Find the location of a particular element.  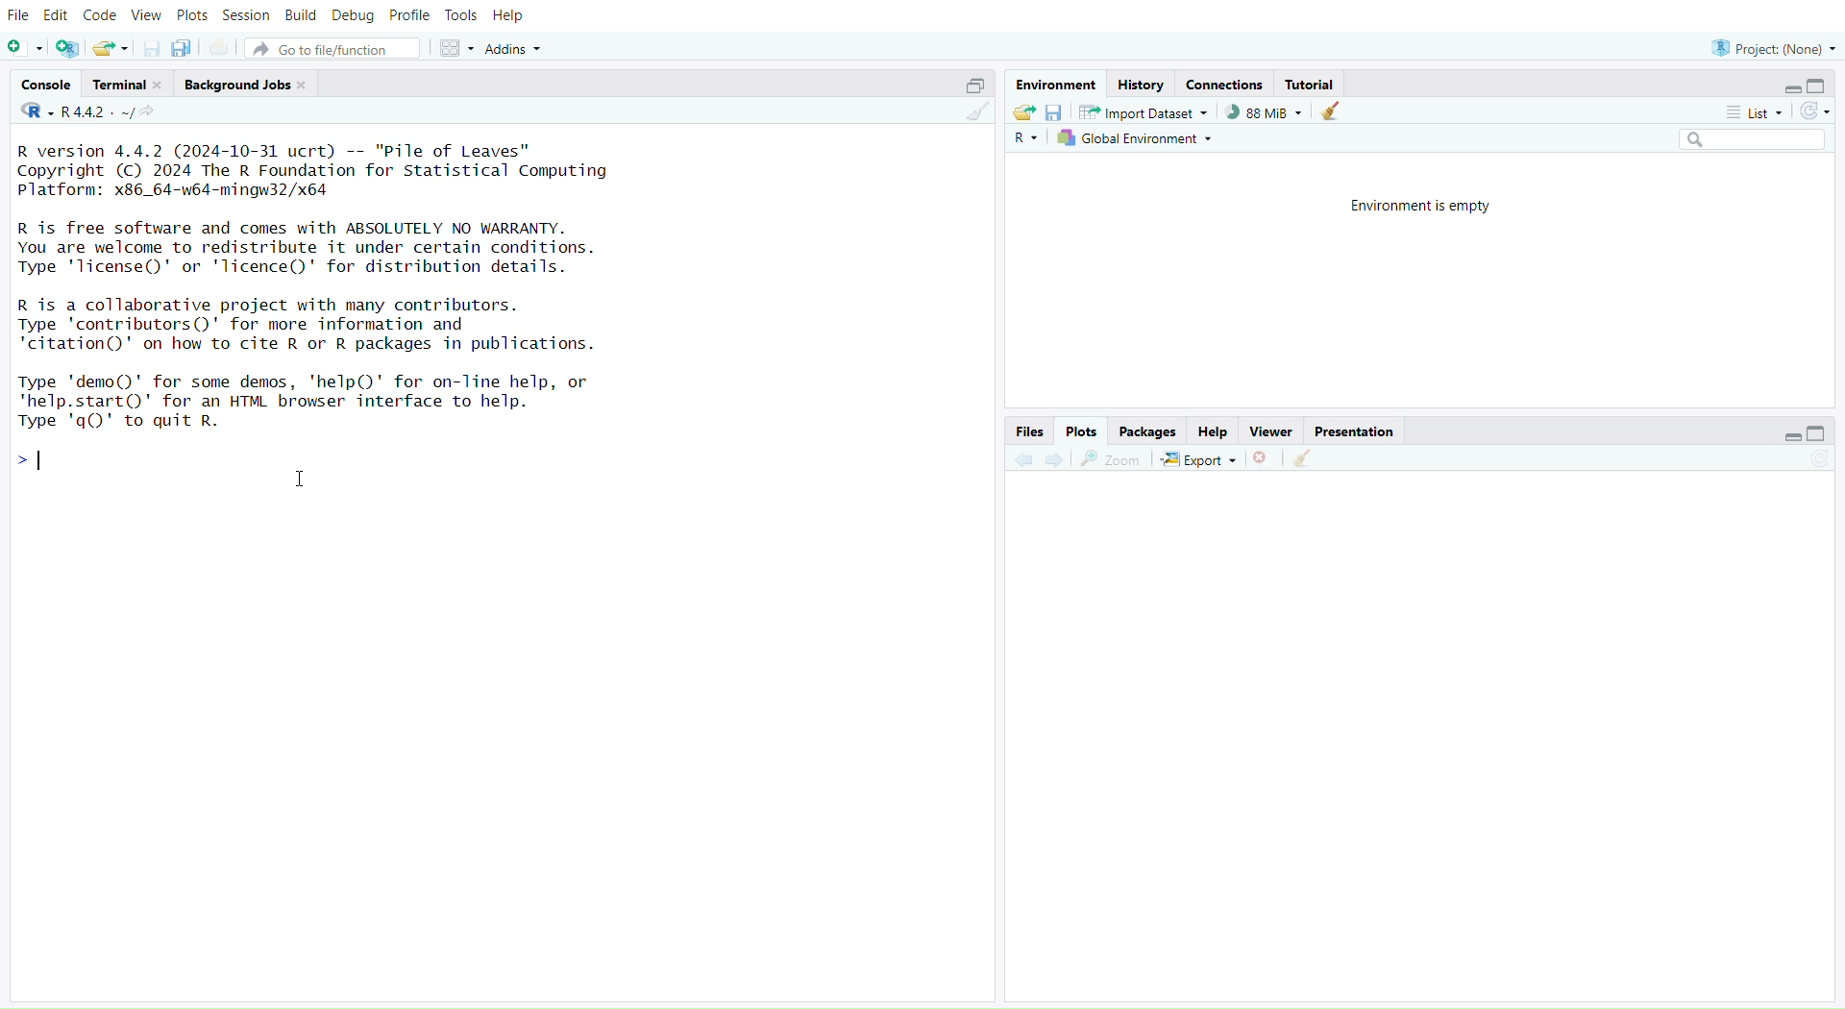

debug is located at coordinates (353, 15).